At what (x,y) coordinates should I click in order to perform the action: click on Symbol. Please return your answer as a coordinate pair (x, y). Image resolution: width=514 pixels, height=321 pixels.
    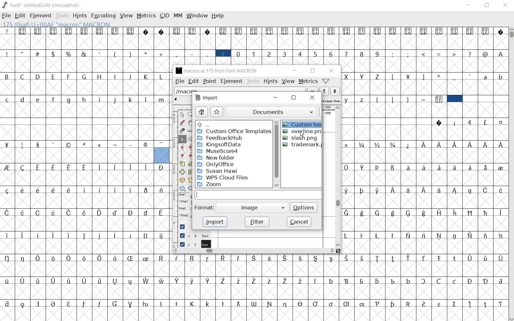
    Looking at the image, I should click on (408, 190).